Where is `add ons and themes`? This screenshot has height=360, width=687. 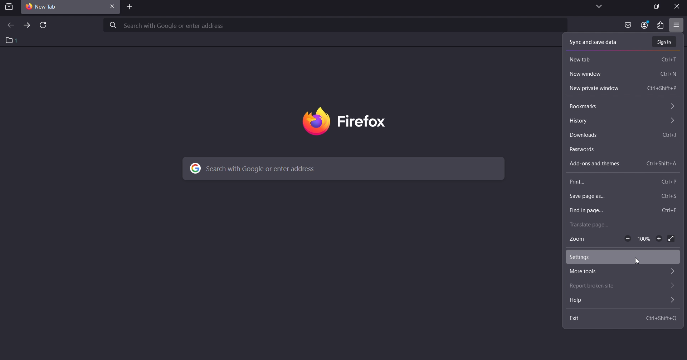
add ons and themes is located at coordinates (623, 164).